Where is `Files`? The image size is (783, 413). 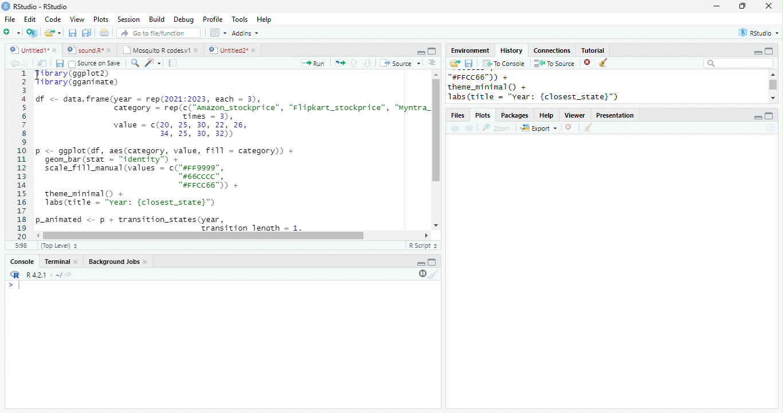
Files is located at coordinates (457, 115).